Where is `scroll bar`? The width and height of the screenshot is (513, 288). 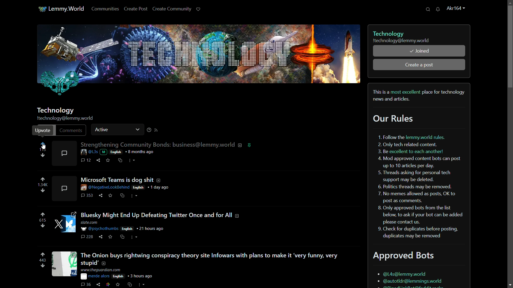
scroll bar is located at coordinates (510, 46).